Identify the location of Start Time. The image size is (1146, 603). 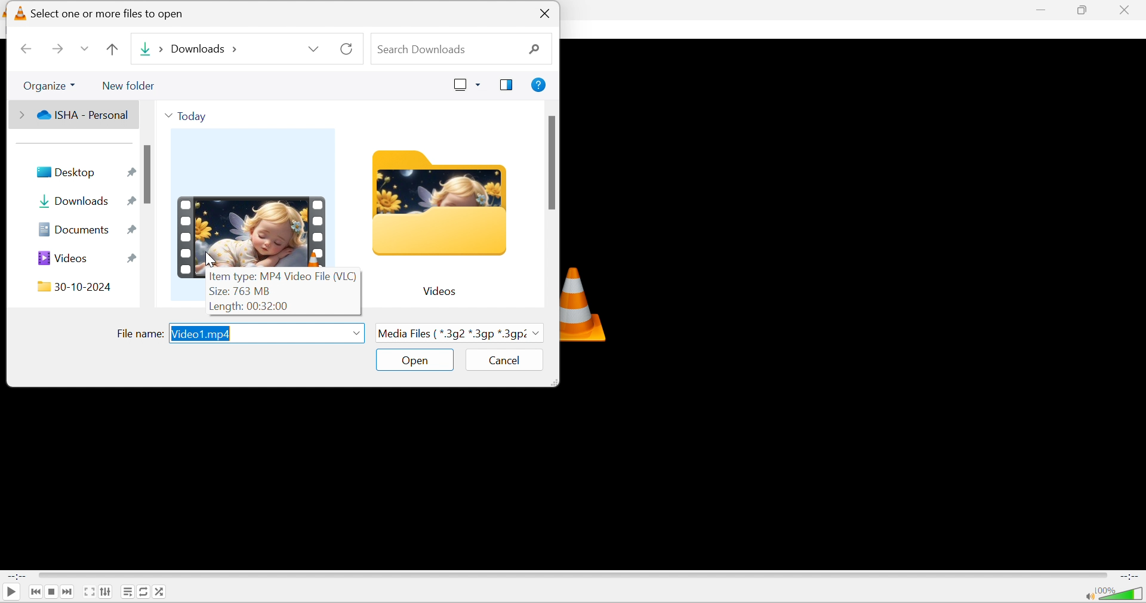
(16, 578).